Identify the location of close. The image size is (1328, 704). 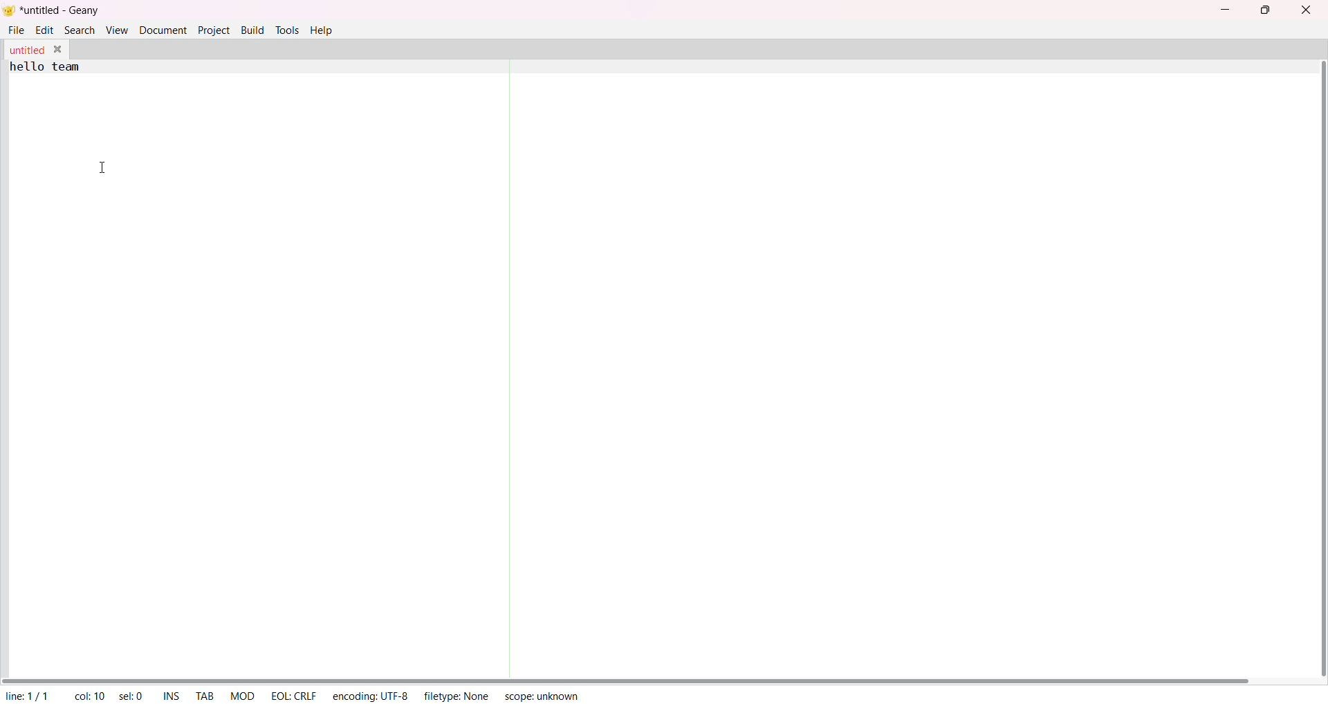
(57, 50).